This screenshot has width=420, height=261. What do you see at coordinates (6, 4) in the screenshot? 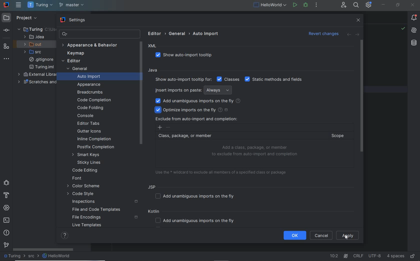
I see `Application logo` at bounding box center [6, 4].